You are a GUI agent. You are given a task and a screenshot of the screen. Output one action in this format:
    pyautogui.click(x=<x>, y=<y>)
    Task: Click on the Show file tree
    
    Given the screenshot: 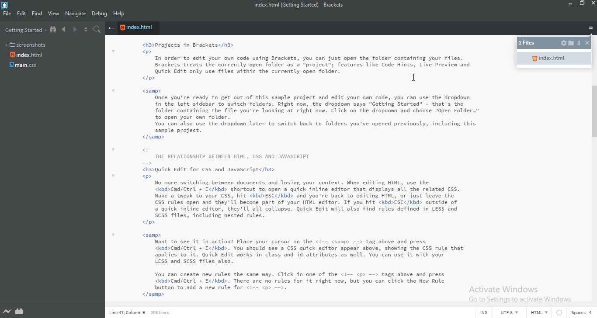 What is the action you would take?
    pyautogui.click(x=54, y=30)
    